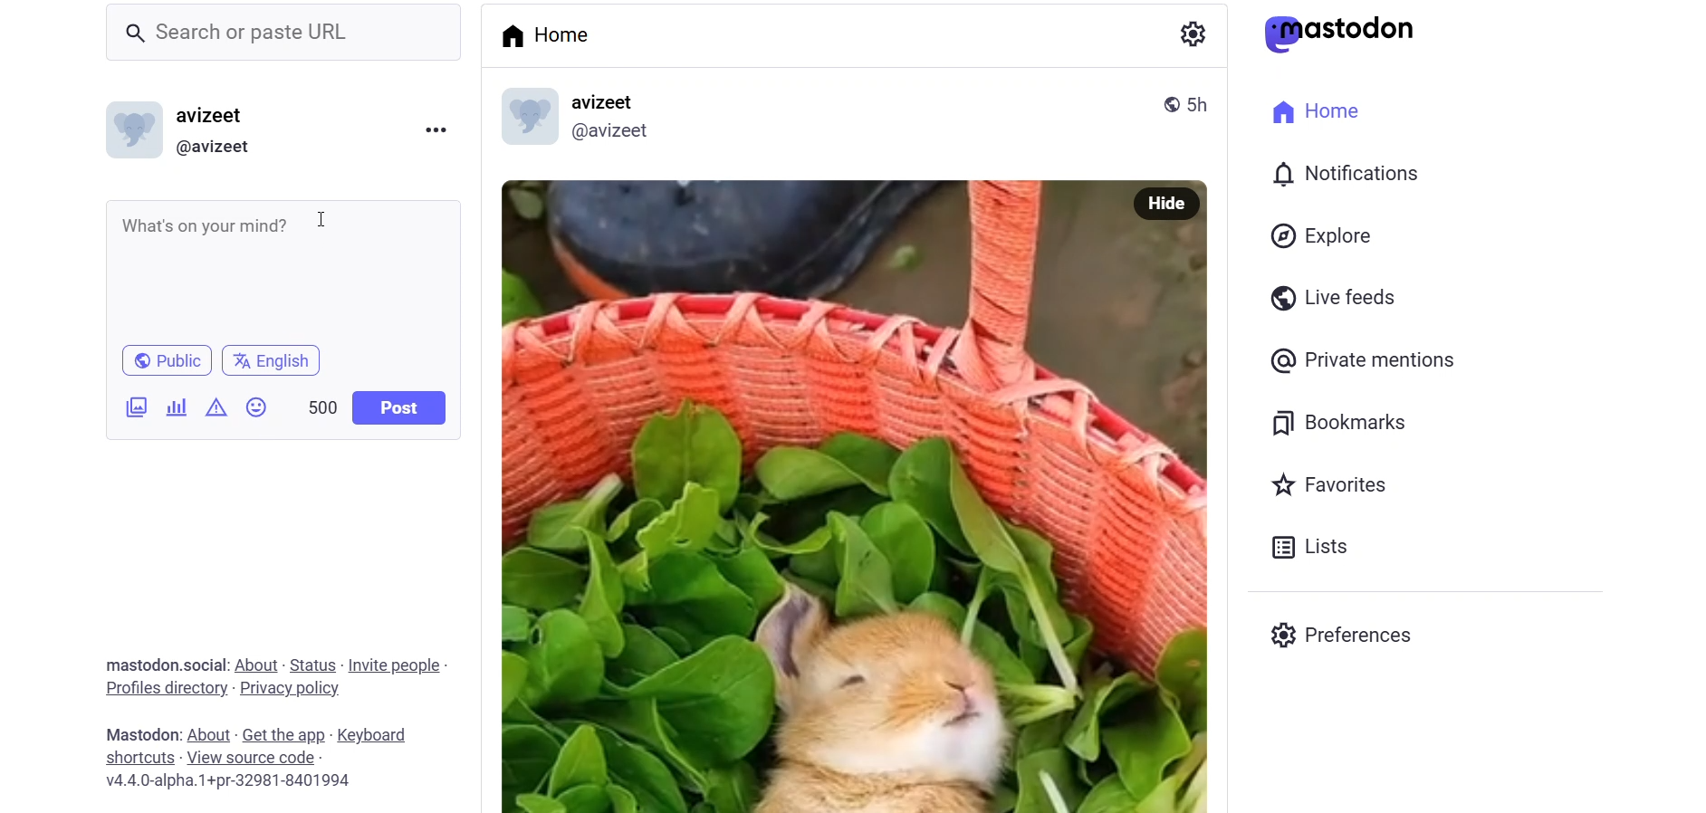 The width and height of the screenshot is (1706, 813). Describe the element at coordinates (1347, 174) in the screenshot. I see `notification` at that location.